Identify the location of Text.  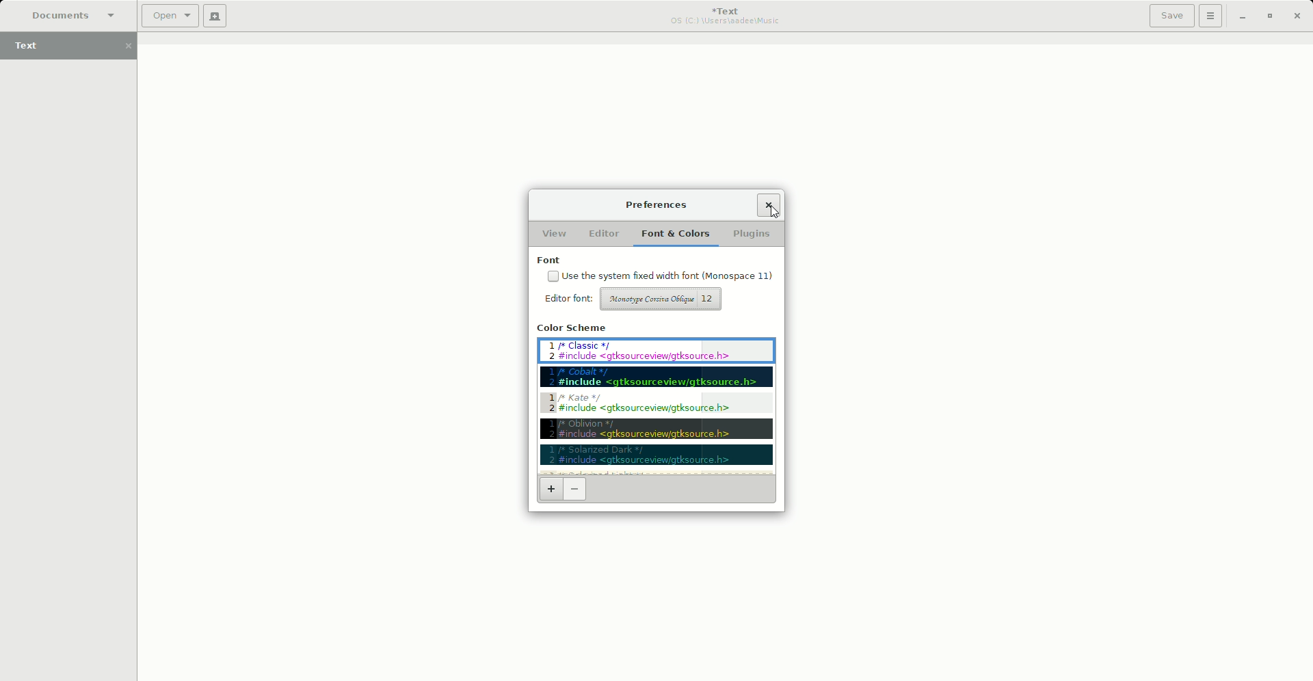
(74, 47).